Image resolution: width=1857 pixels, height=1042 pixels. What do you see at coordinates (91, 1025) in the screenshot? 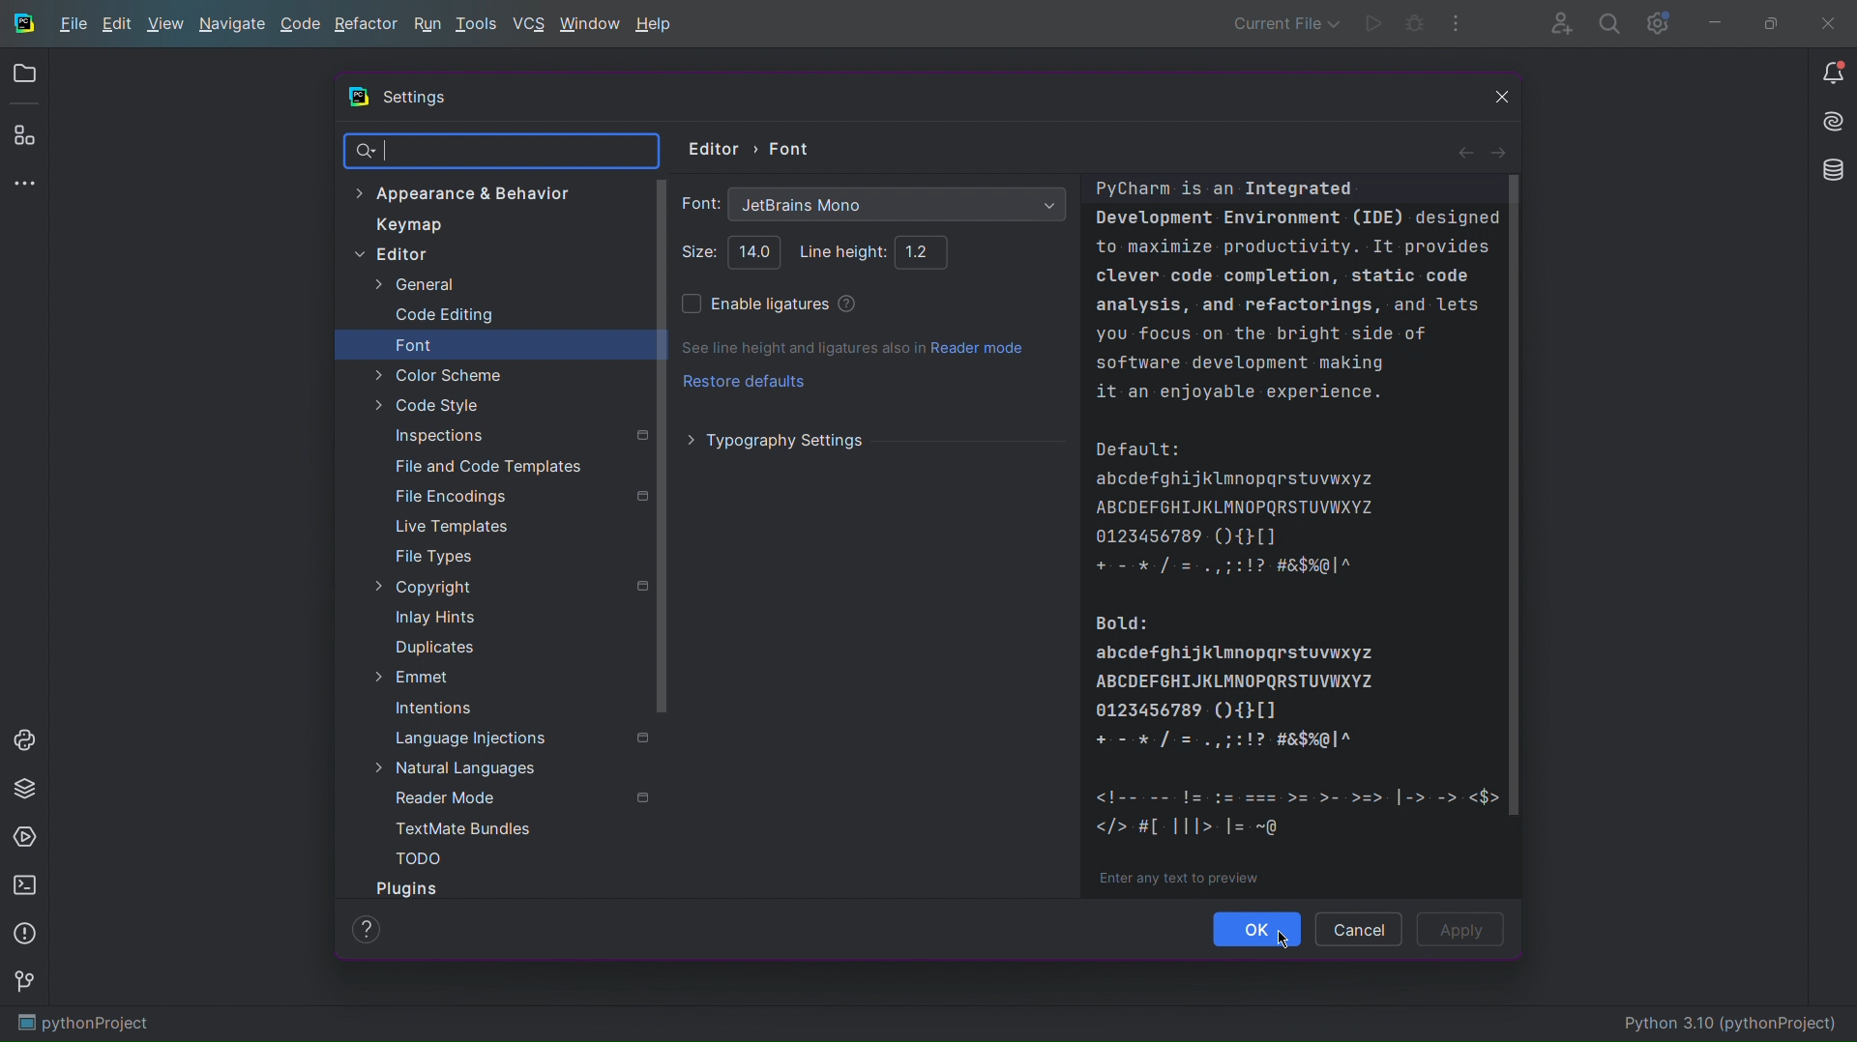
I see `pythonProject` at bounding box center [91, 1025].